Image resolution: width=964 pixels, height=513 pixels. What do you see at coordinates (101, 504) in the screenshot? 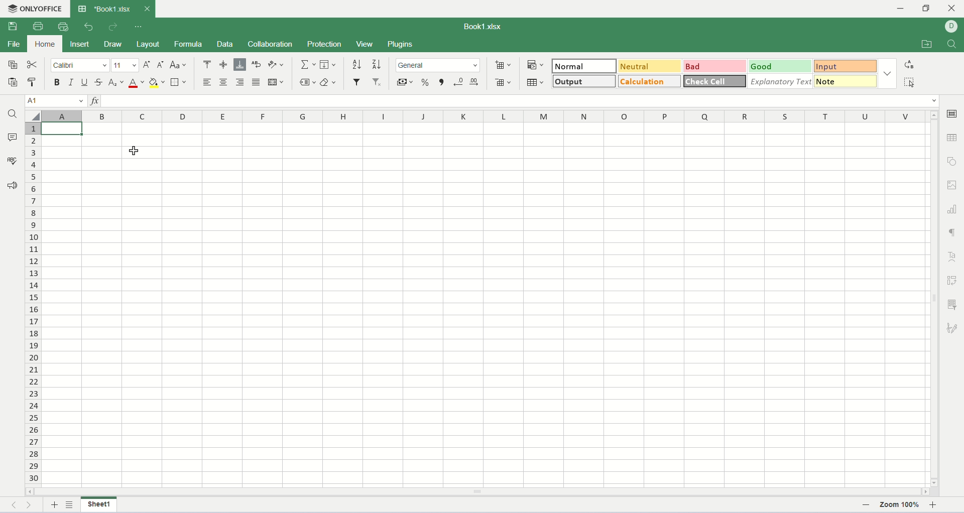
I see `sheet name` at bounding box center [101, 504].